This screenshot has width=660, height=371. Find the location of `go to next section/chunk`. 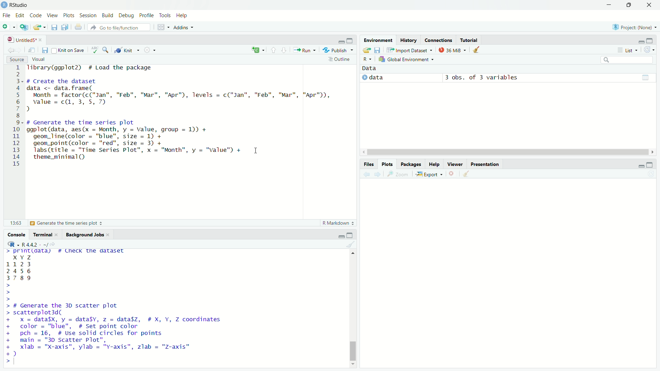

go to next section/chunk is located at coordinates (284, 50).